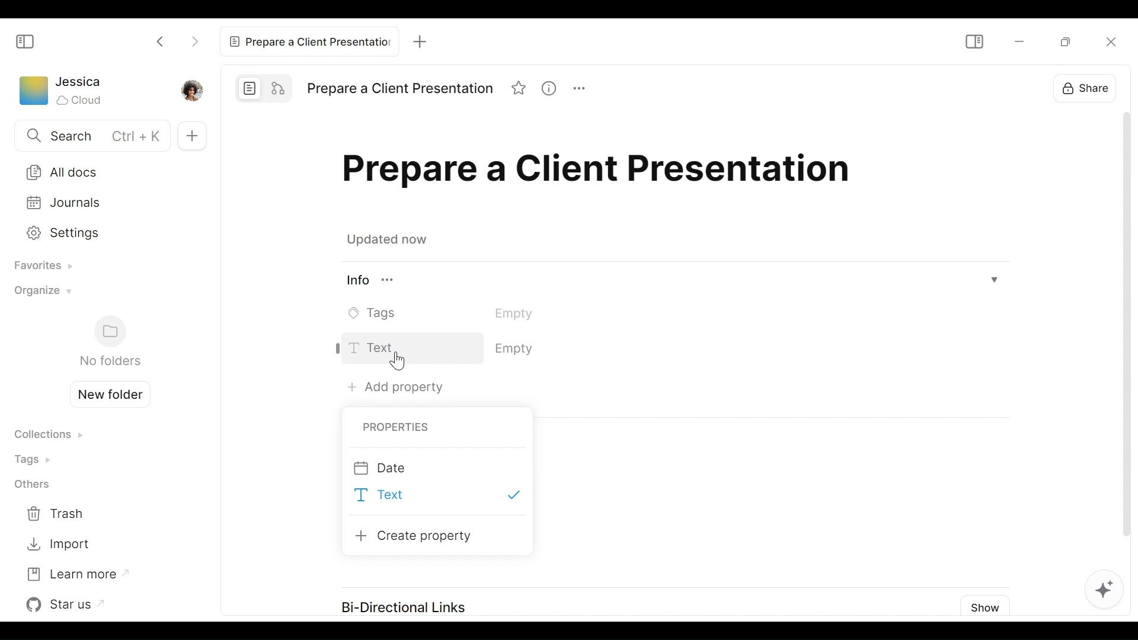  Describe the element at coordinates (31, 485) in the screenshot. I see `Others` at that location.